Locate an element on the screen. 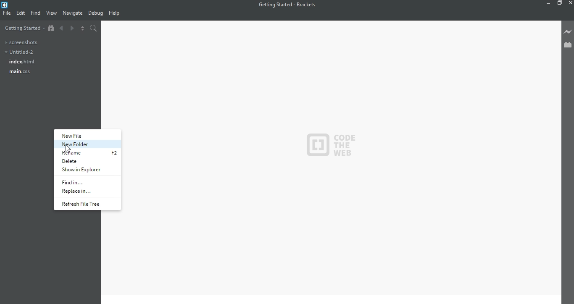 The height and width of the screenshot is (304, 574). edit is located at coordinates (22, 13).